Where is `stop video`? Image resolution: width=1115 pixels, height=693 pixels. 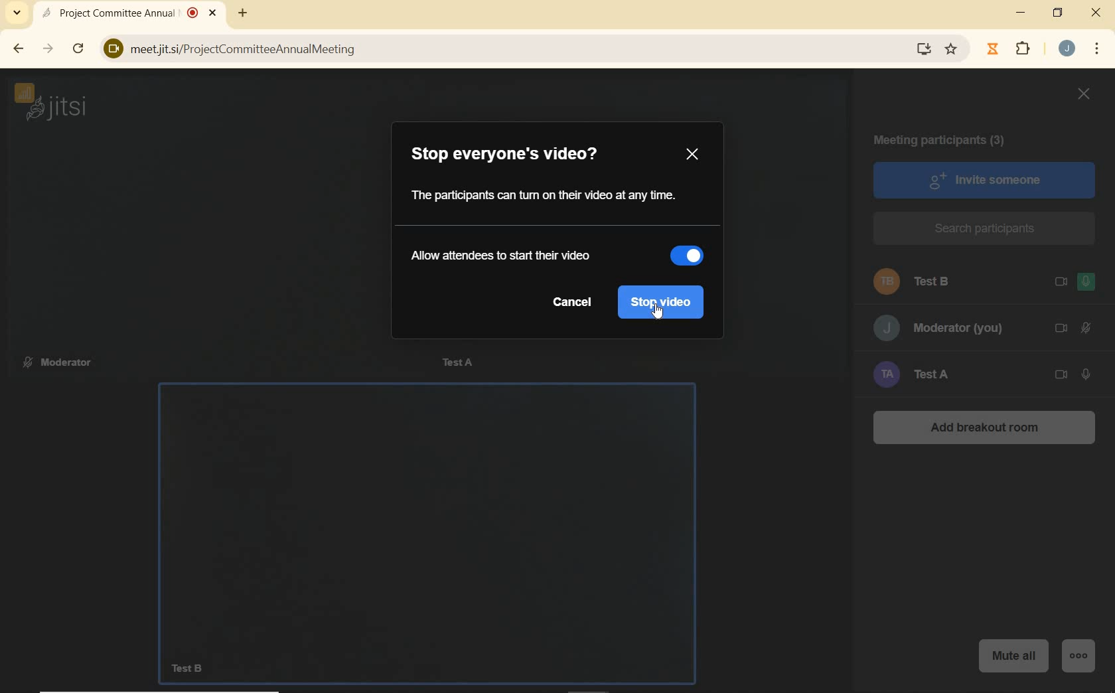
stop video is located at coordinates (662, 304).